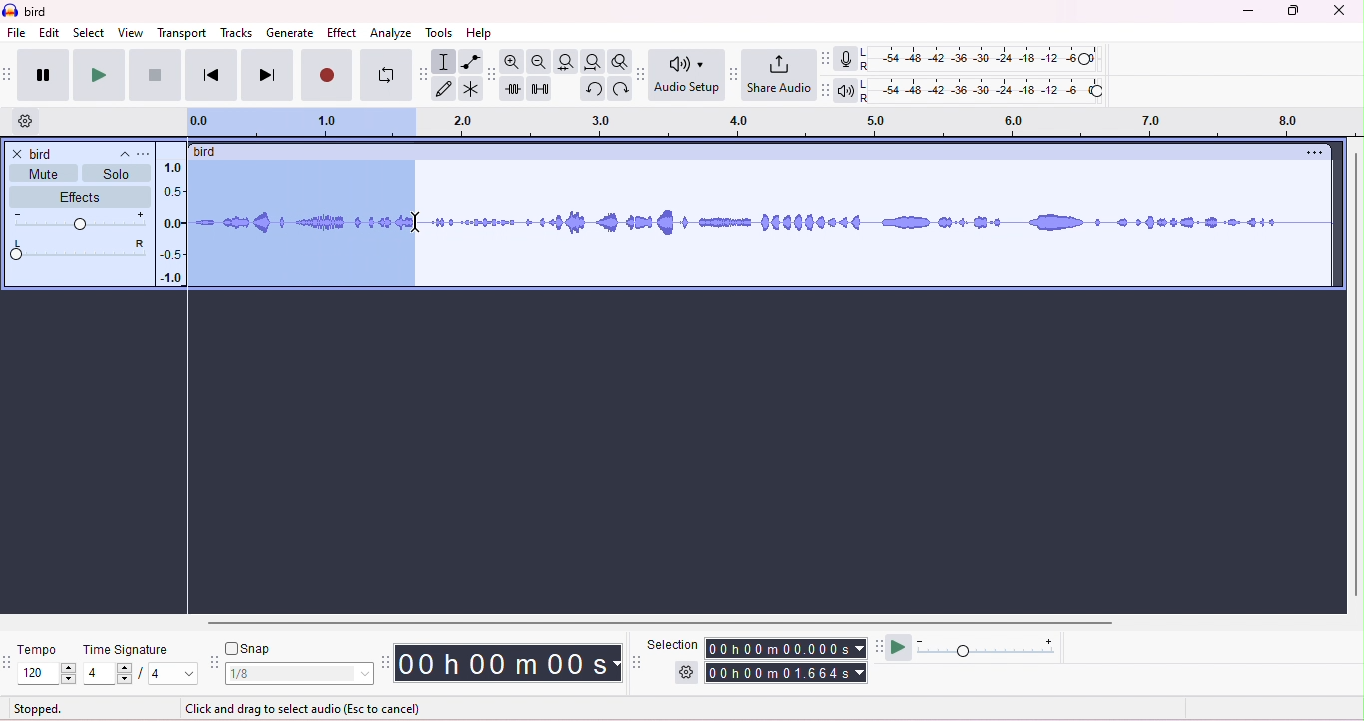  I want to click on redo, so click(623, 90).